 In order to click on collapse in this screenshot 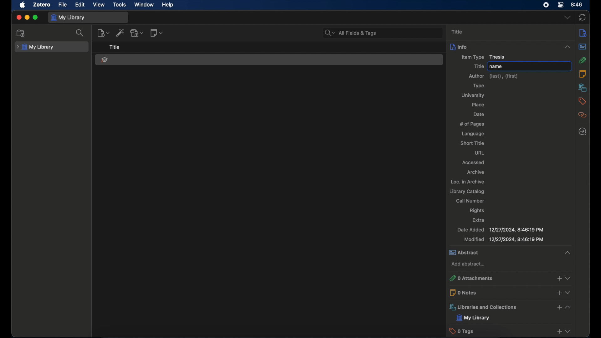, I will do `click(568, 307)`.